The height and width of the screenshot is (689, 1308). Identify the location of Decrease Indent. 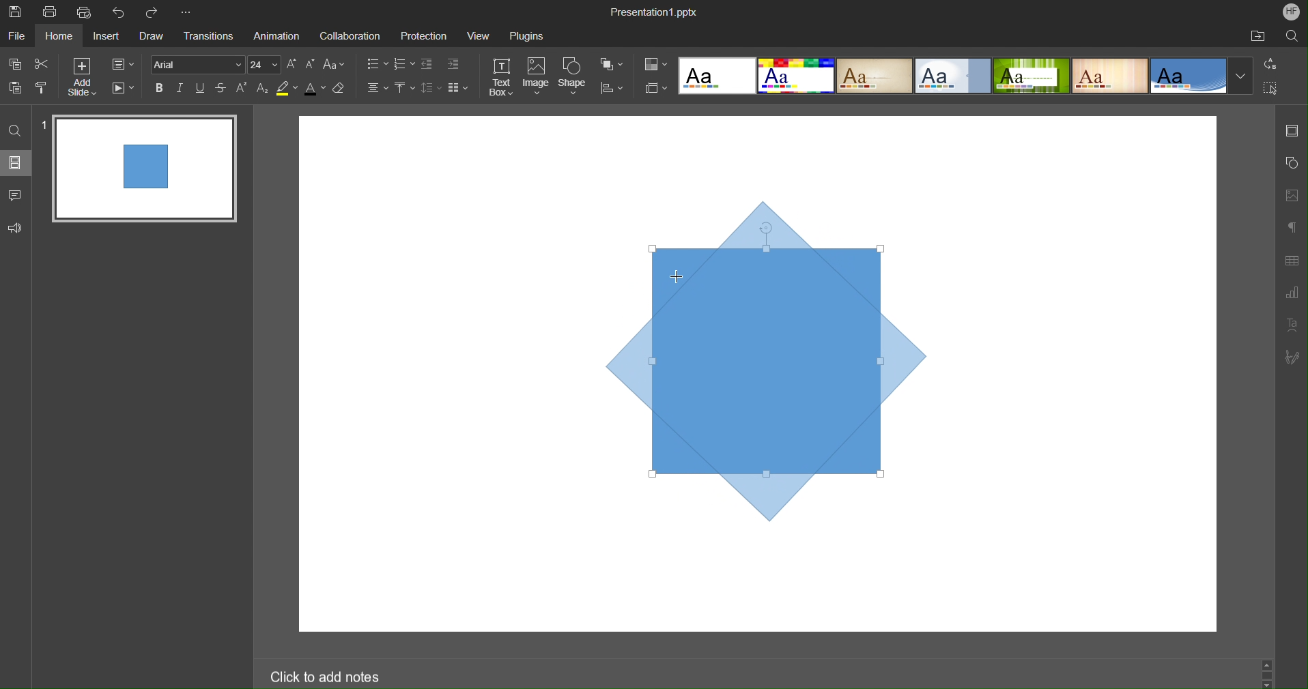
(427, 64).